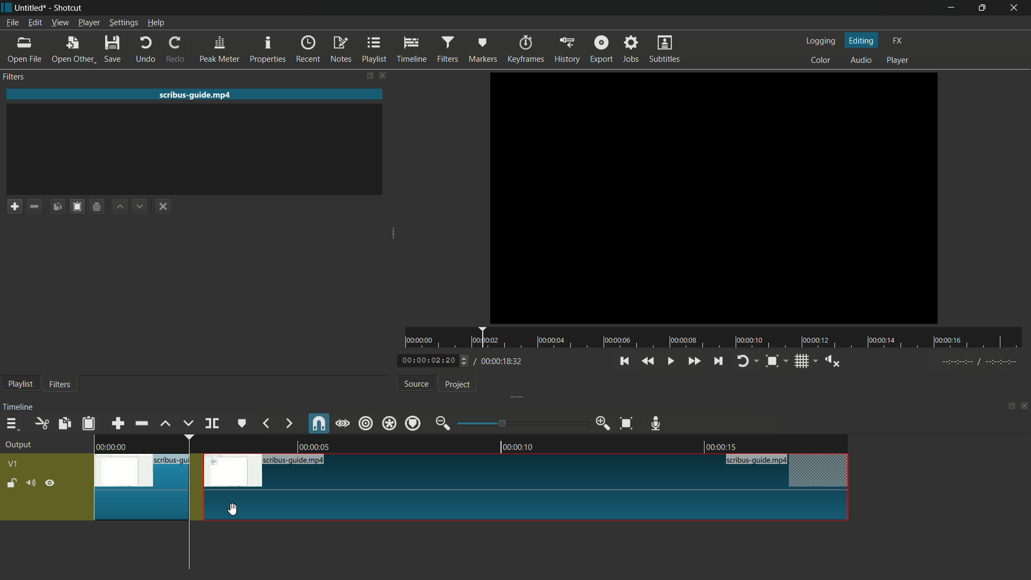  What do you see at coordinates (382, 75) in the screenshot?
I see `close filters` at bounding box center [382, 75].